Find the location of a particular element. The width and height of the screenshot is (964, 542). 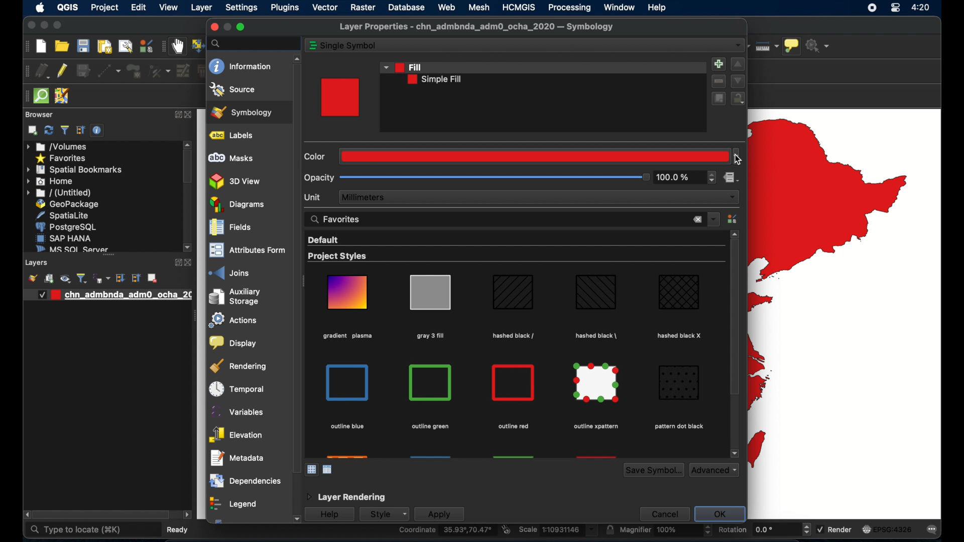

pattern dot black is located at coordinates (678, 427).